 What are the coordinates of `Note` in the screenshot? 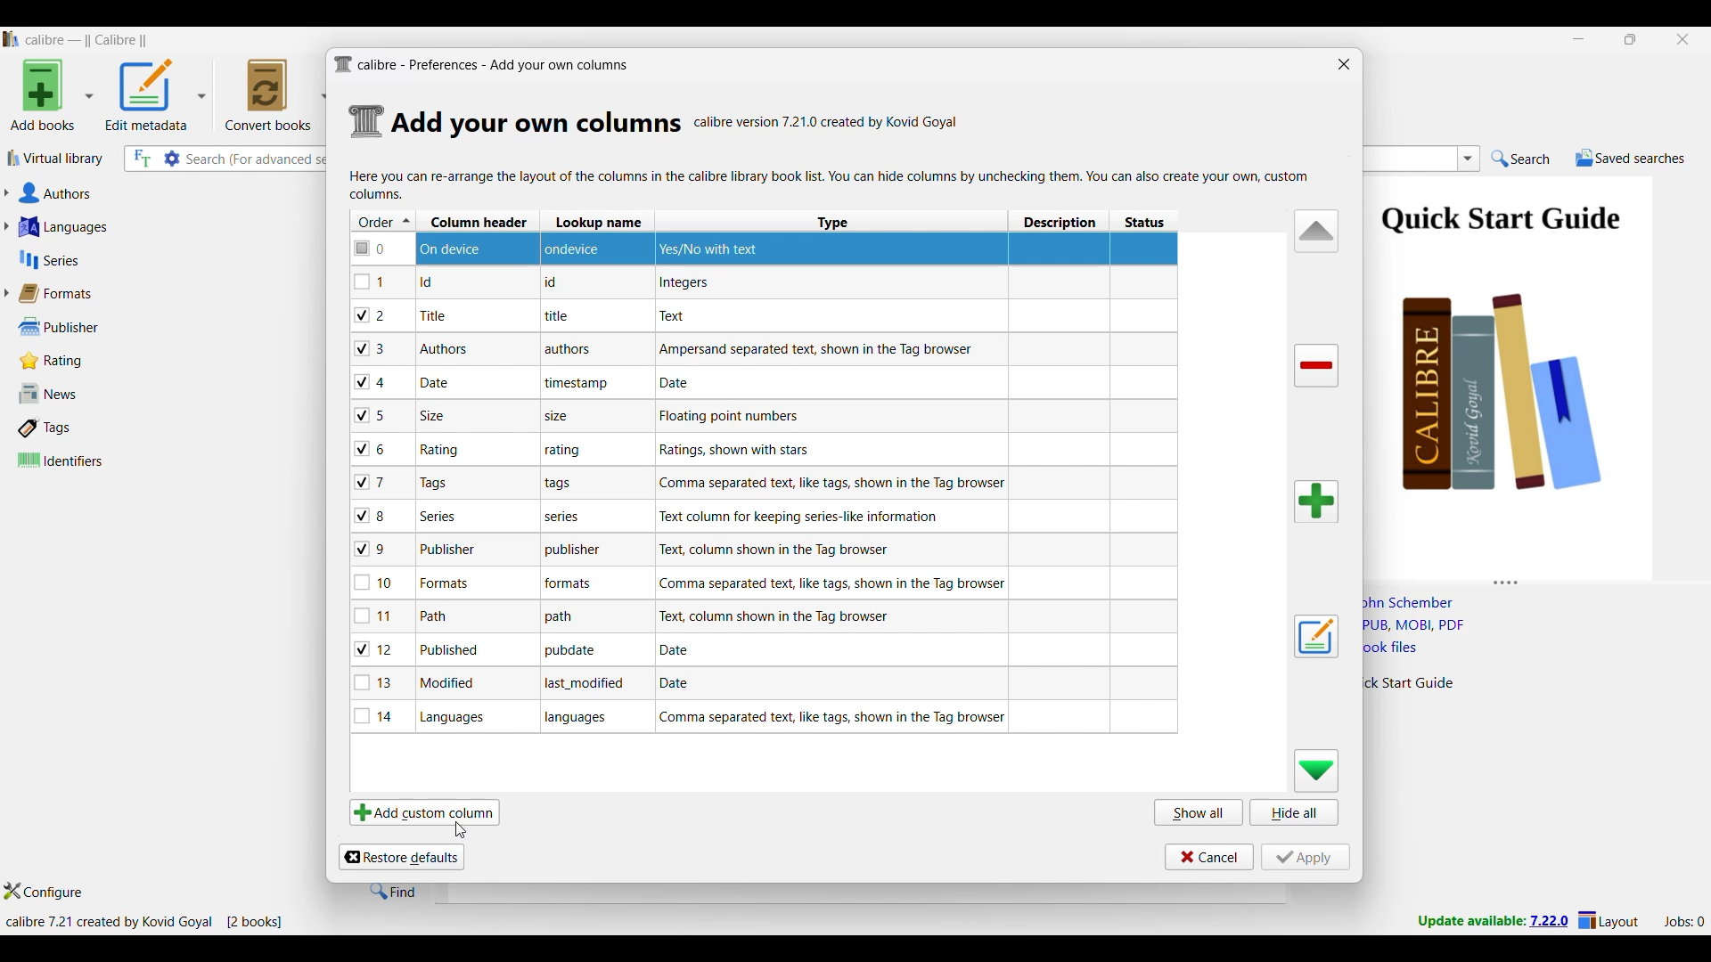 It's located at (432, 616).